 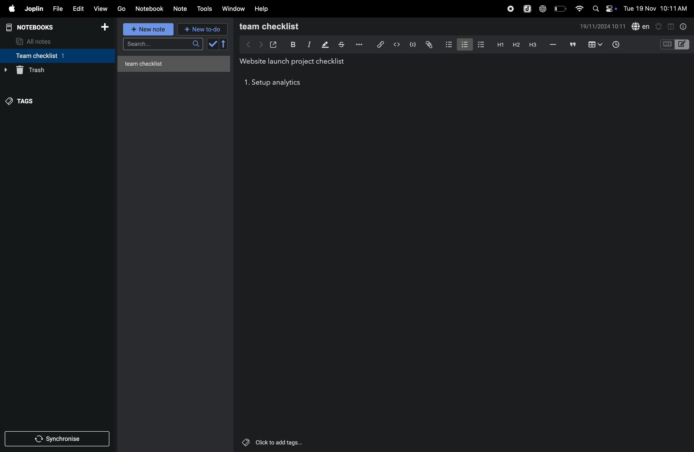 What do you see at coordinates (107, 27) in the screenshot?
I see `add` at bounding box center [107, 27].